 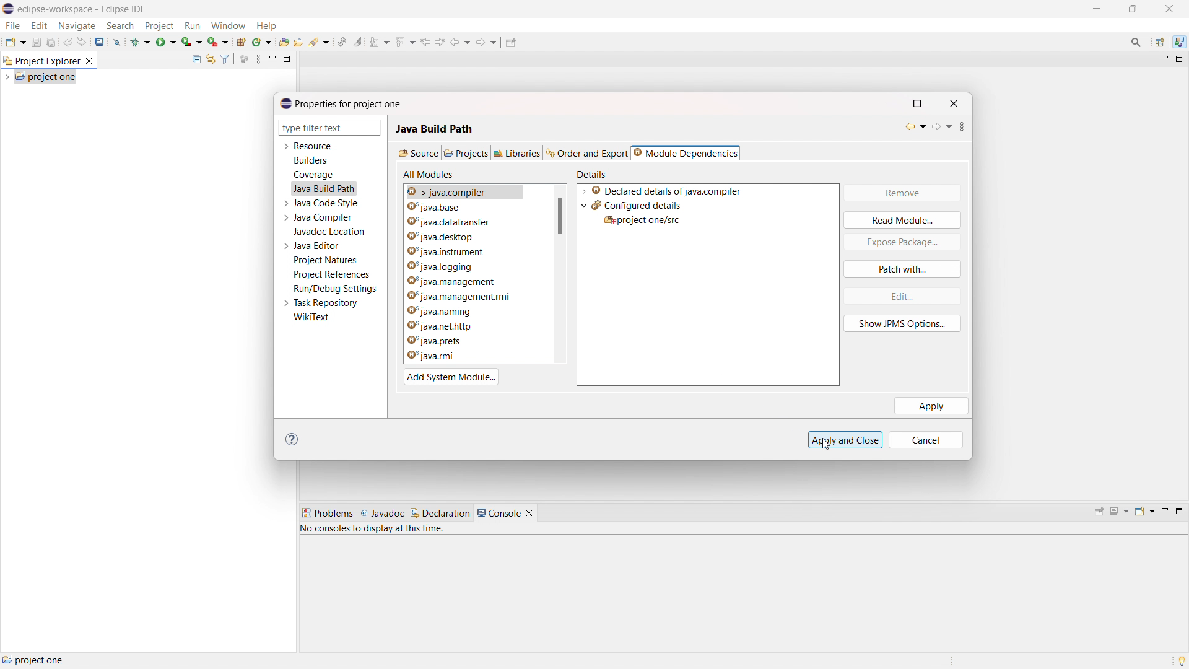 I want to click on use last tool, so click(x=217, y=42).